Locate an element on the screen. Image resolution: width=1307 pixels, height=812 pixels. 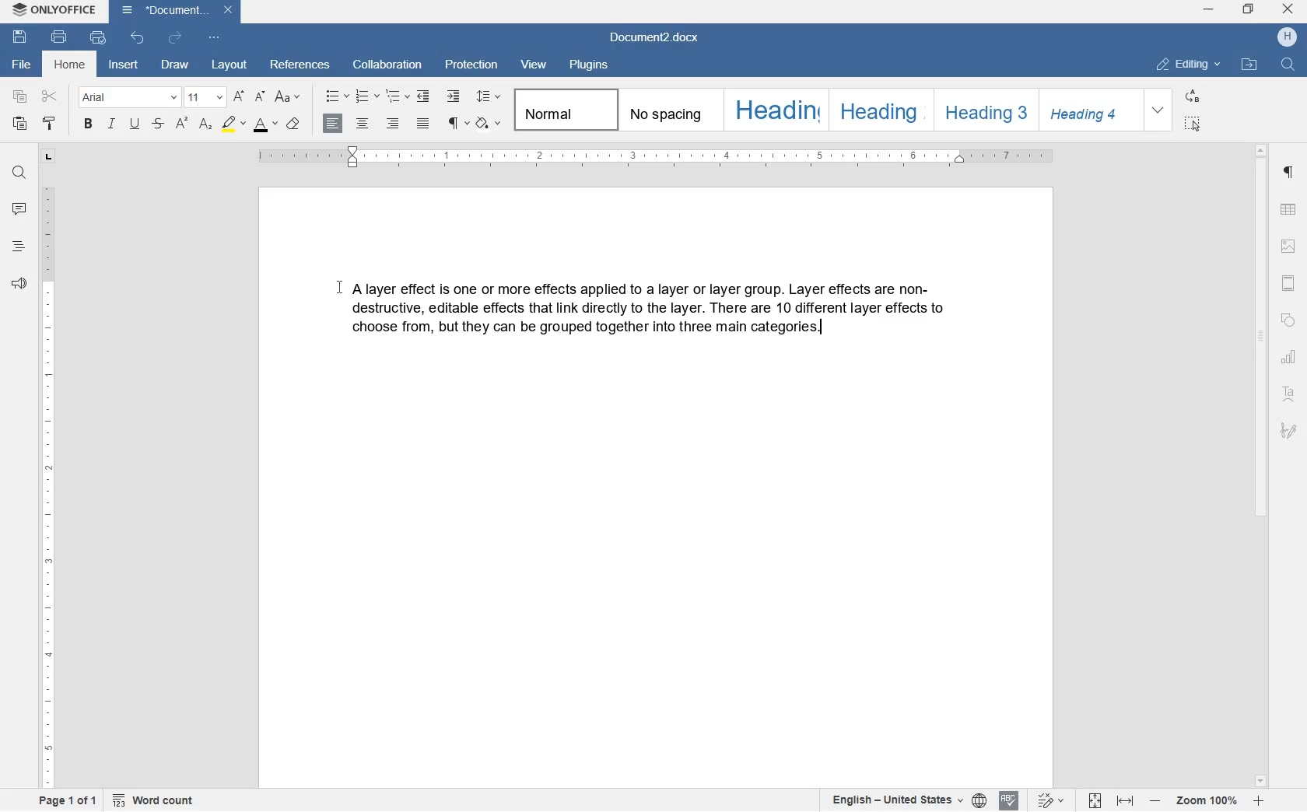
bold is located at coordinates (89, 124).